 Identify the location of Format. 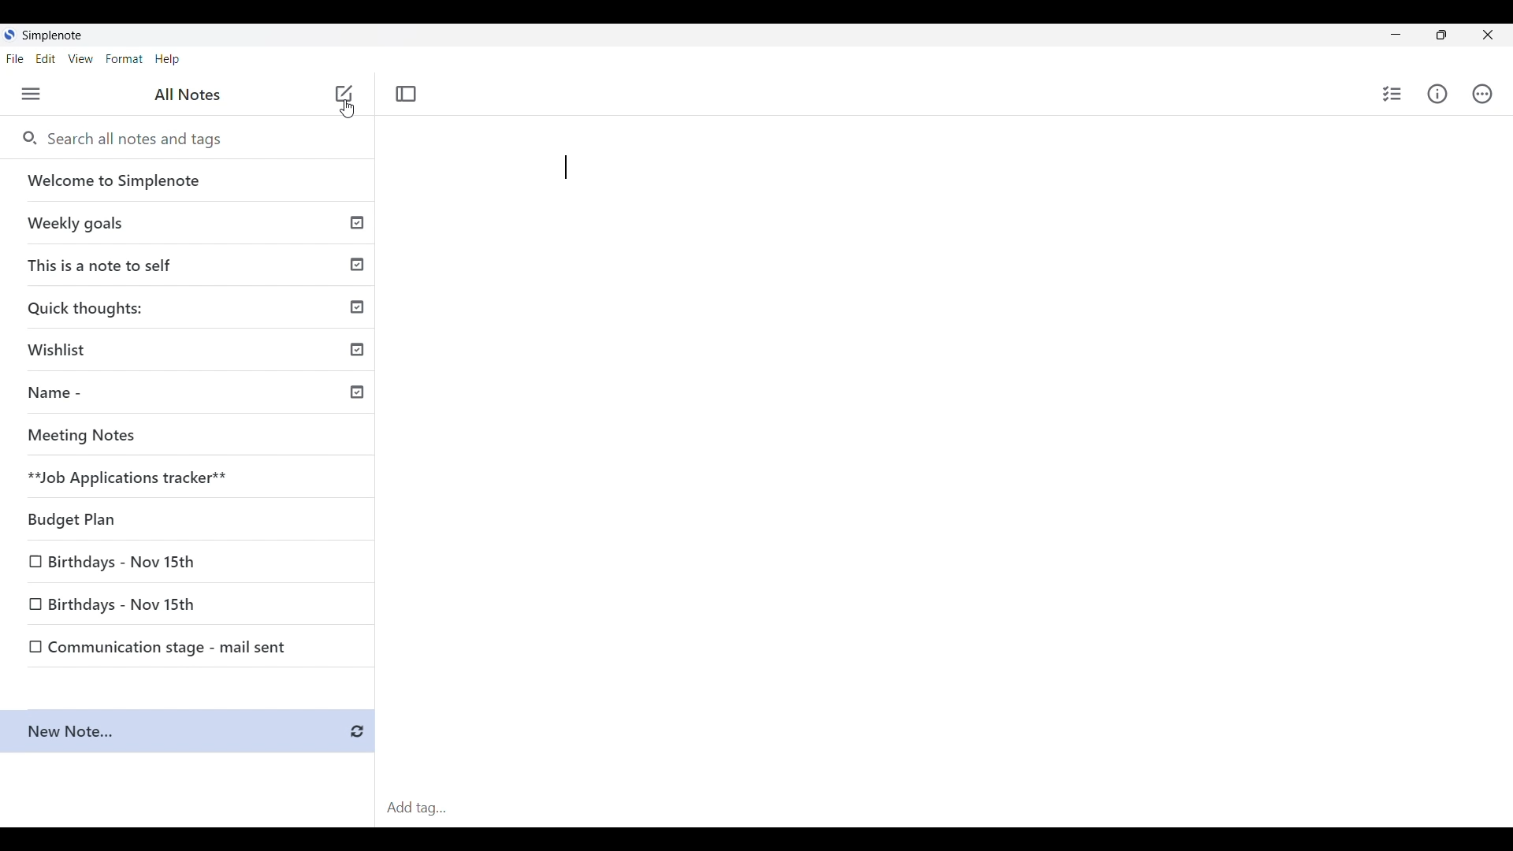
(125, 59).